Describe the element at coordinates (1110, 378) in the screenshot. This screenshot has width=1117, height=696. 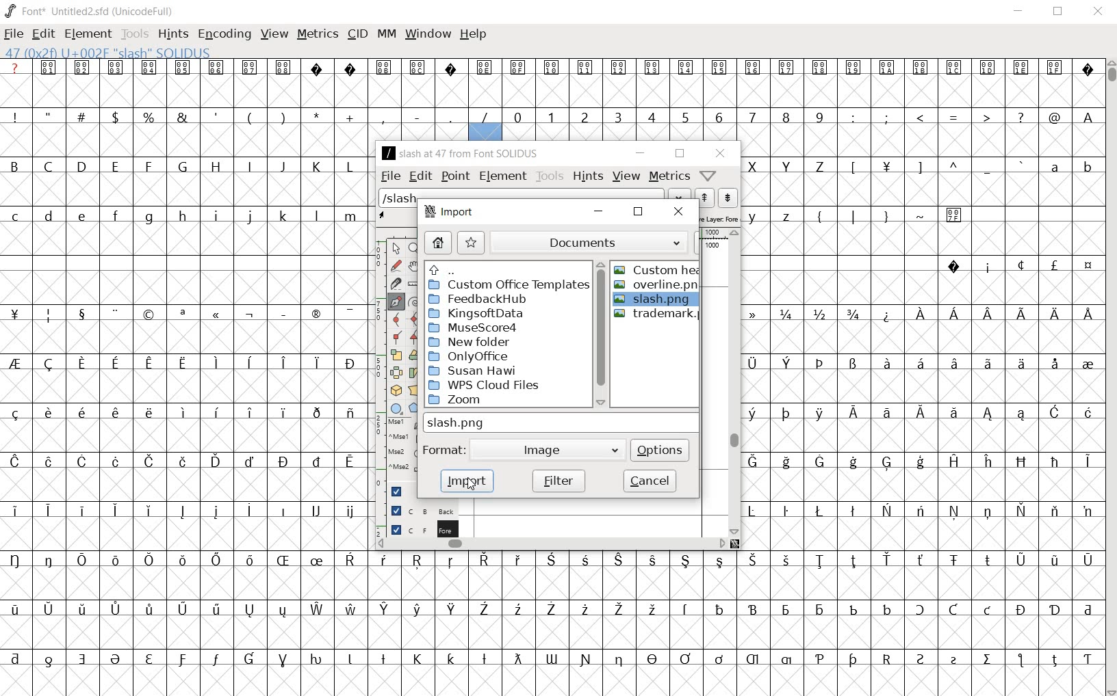
I see `CURSOR` at that location.